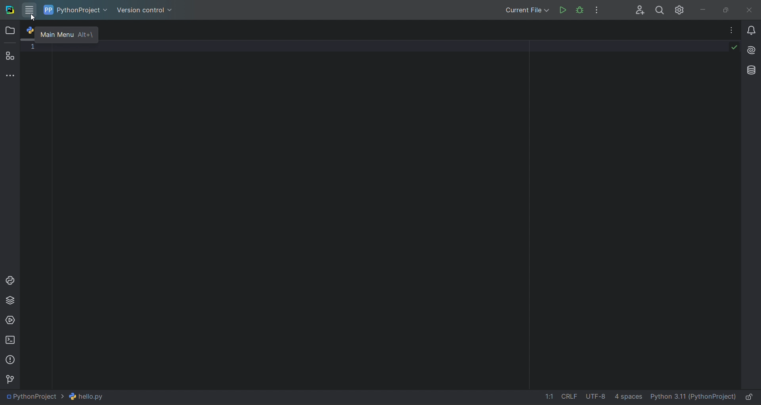 This screenshot has height=405, width=761. What do you see at coordinates (750, 27) in the screenshot?
I see `notifications` at bounding box center [750, 27].